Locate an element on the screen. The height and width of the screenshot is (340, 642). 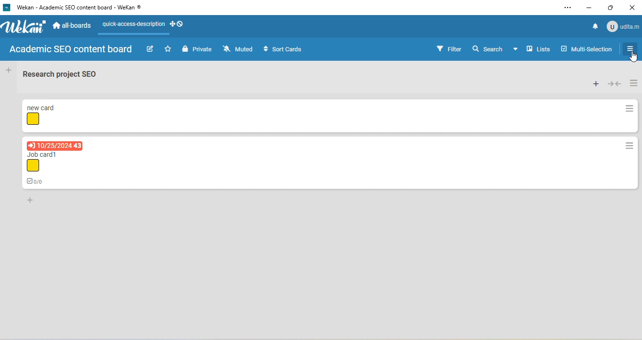
search is located at coordinates (495, 50).